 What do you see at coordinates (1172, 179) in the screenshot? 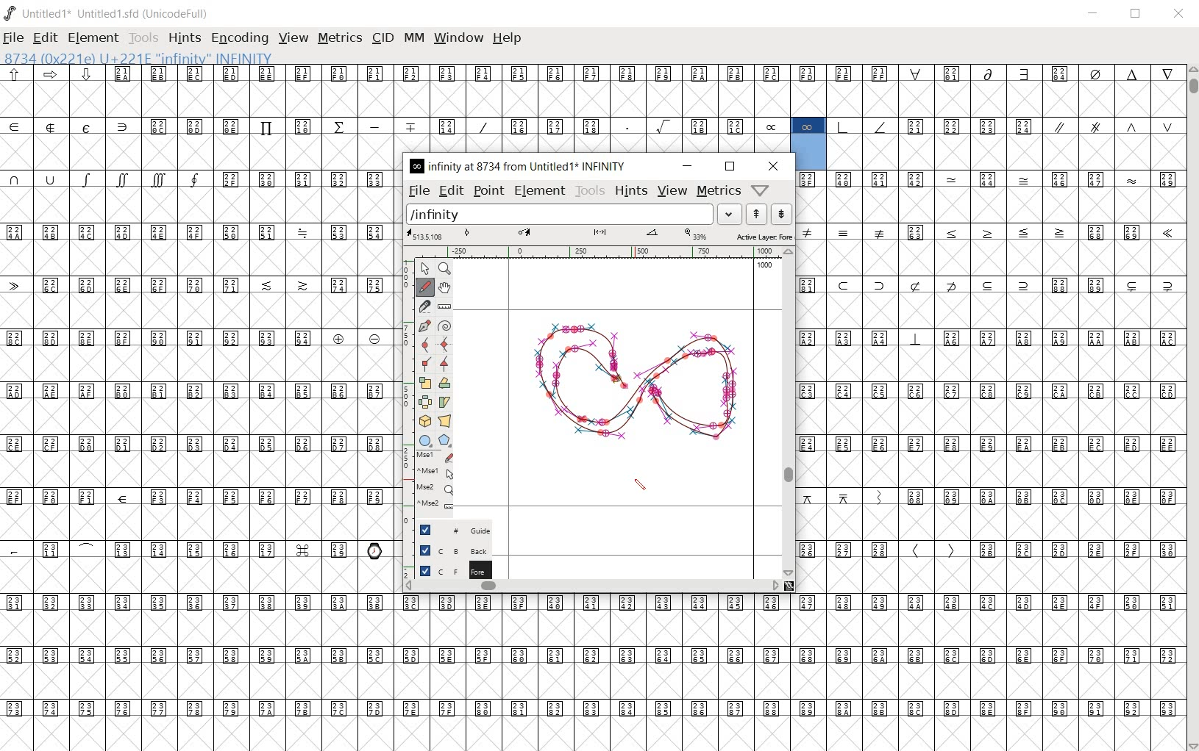
I see `small letters a b` at bounding box center [1172, 179].